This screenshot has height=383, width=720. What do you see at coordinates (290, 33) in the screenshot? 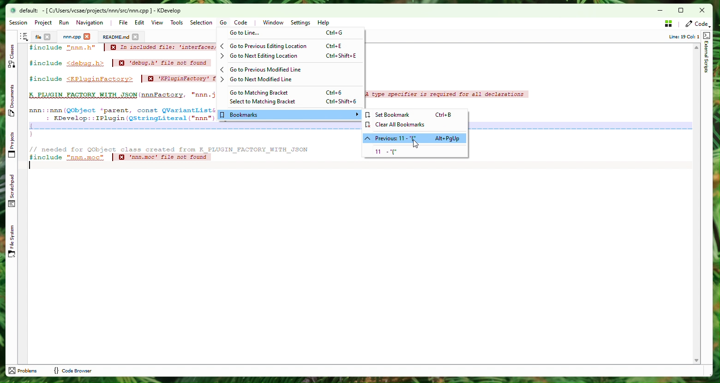
I see `Go to line` at bounding box center [290, 33].